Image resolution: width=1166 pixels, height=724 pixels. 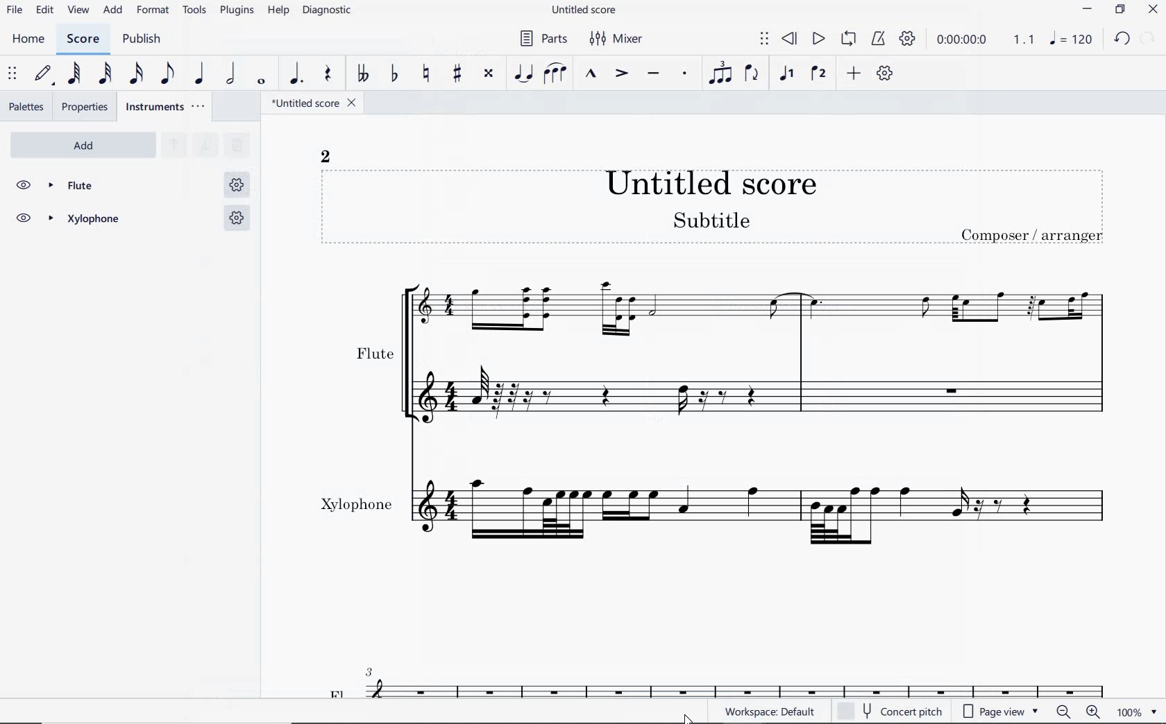 What do you see at coordinates (878, 39) in the screenshot?
I see `METRONOME` at bounding box center [878, 39].